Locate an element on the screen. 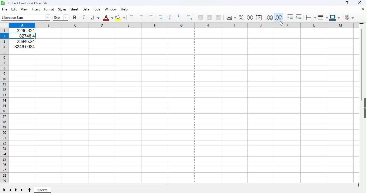 The width and height of the screenshot is (366, 193). Format is located at coordinates (49, 9).